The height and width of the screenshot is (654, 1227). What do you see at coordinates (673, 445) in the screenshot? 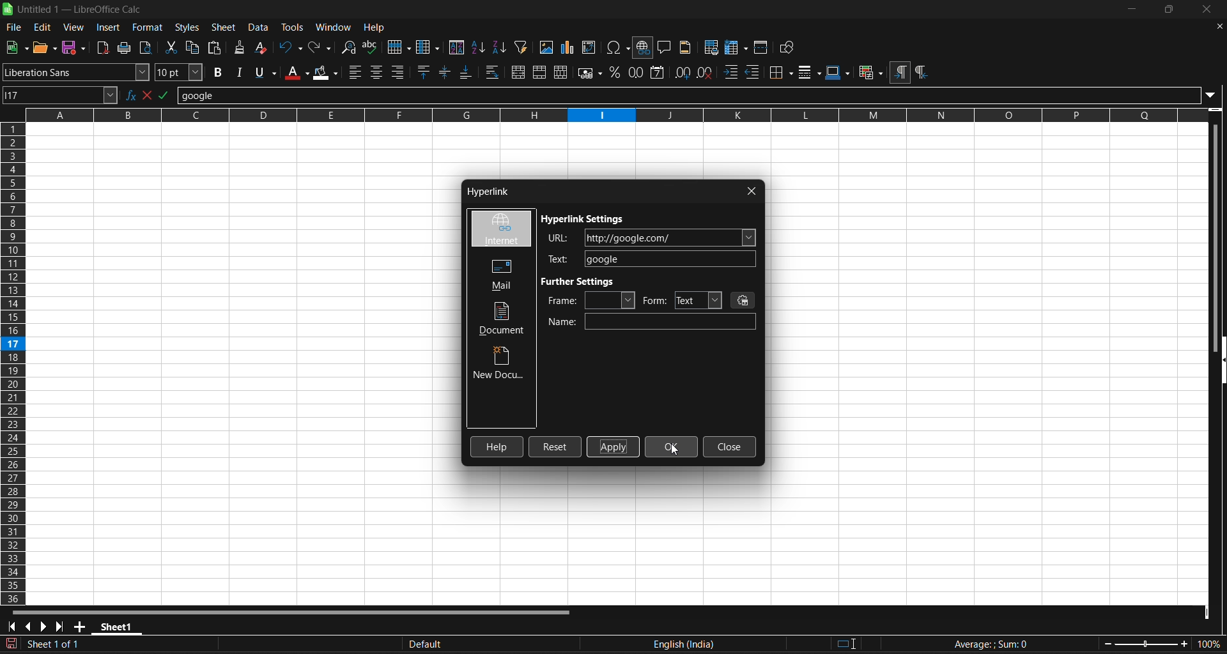
I see `click ok` at bounding box center [673, 445].